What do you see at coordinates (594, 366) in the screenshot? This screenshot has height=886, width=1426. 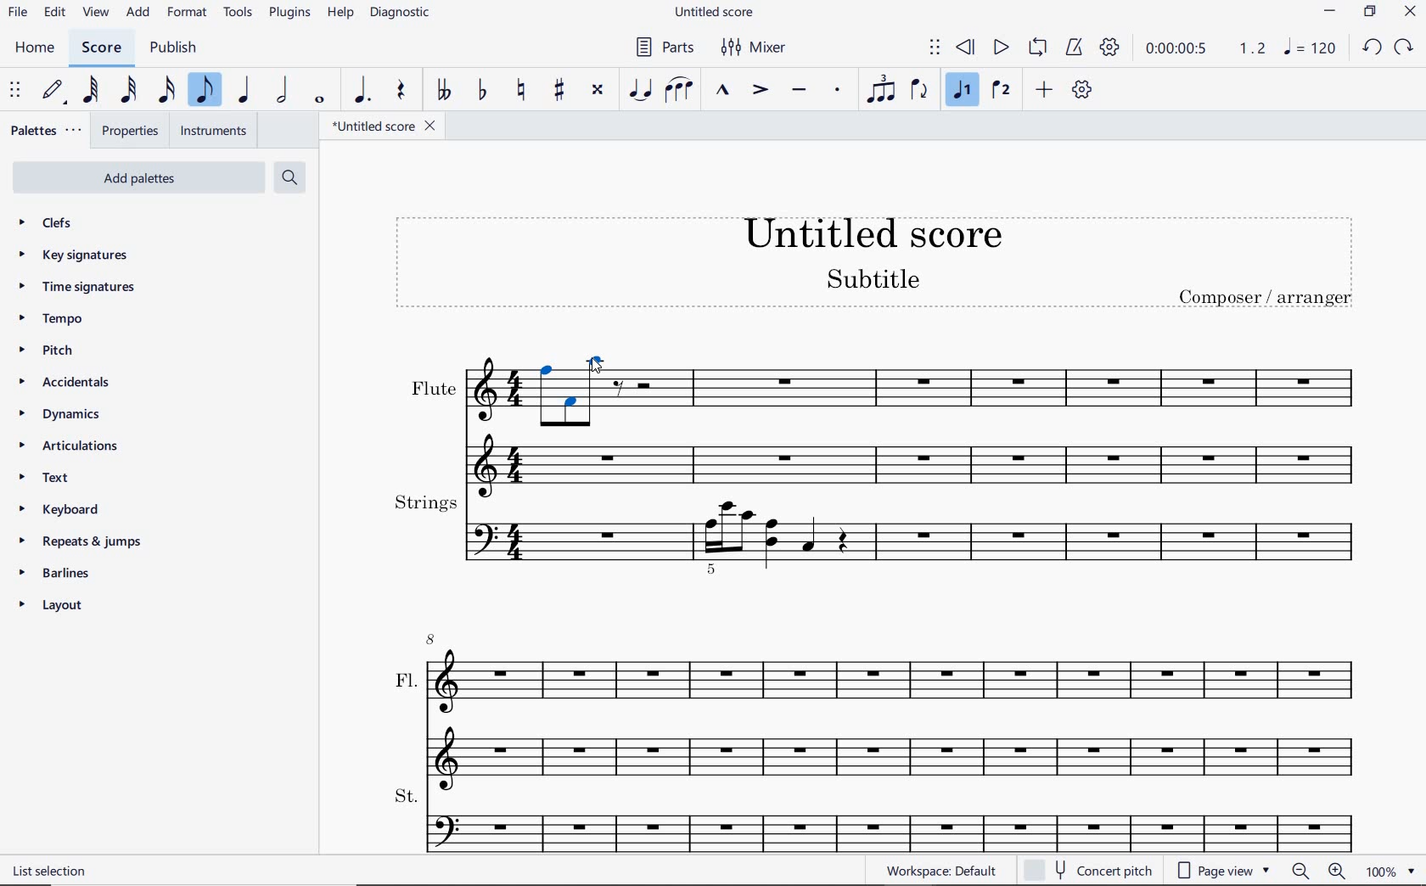 I see `cursor selects note` at bounding box center [594, 366].